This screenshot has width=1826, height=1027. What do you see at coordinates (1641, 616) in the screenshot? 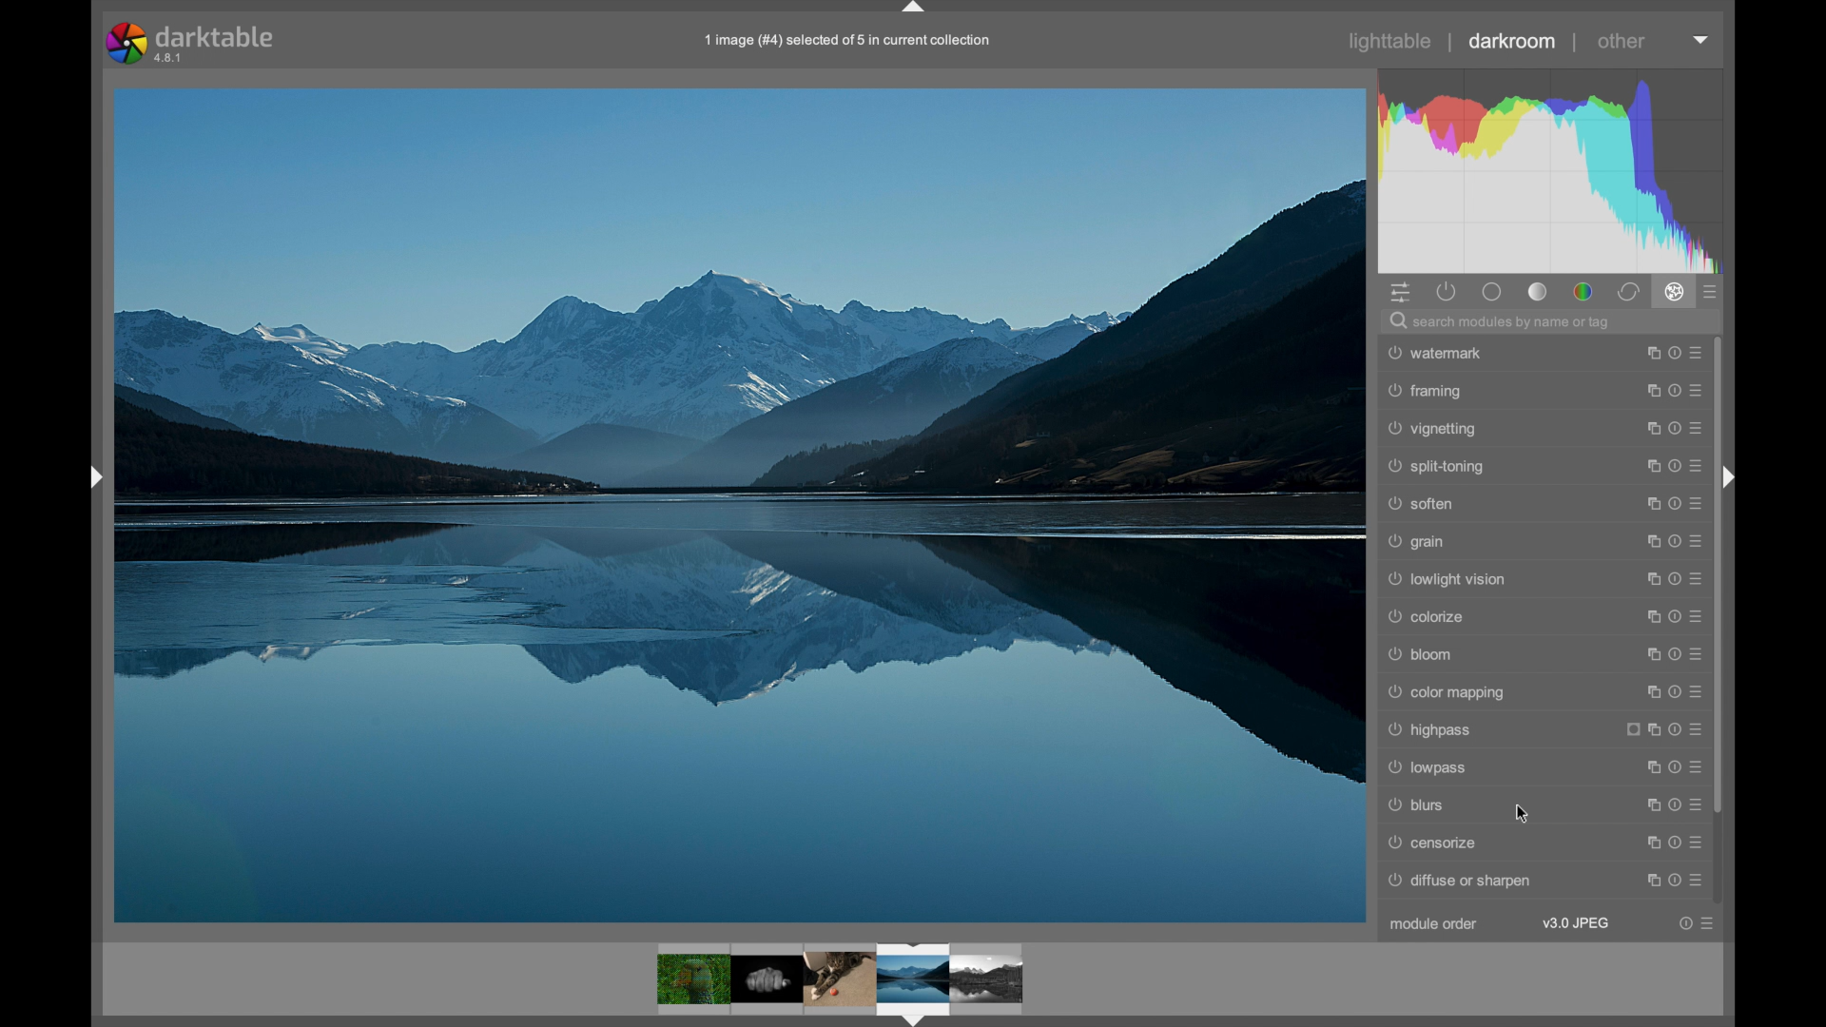
I see `maximize` at bounding box center [1641, 616].